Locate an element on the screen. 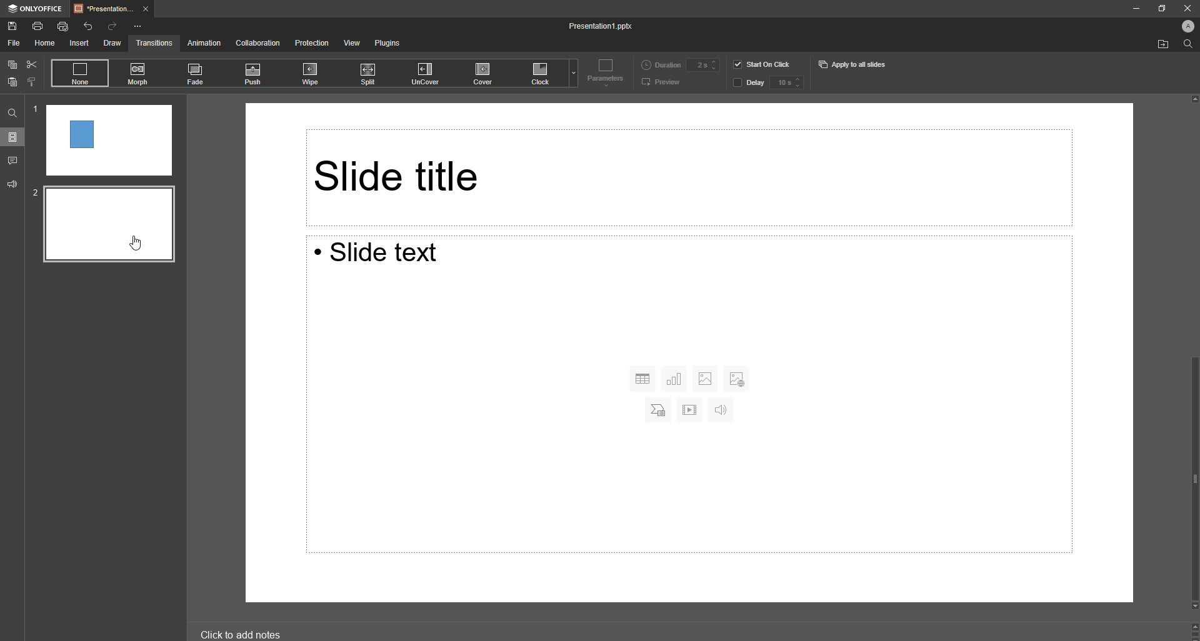 This screenshot has width=1200, height=641. Char is located at coordinates (659, 410).